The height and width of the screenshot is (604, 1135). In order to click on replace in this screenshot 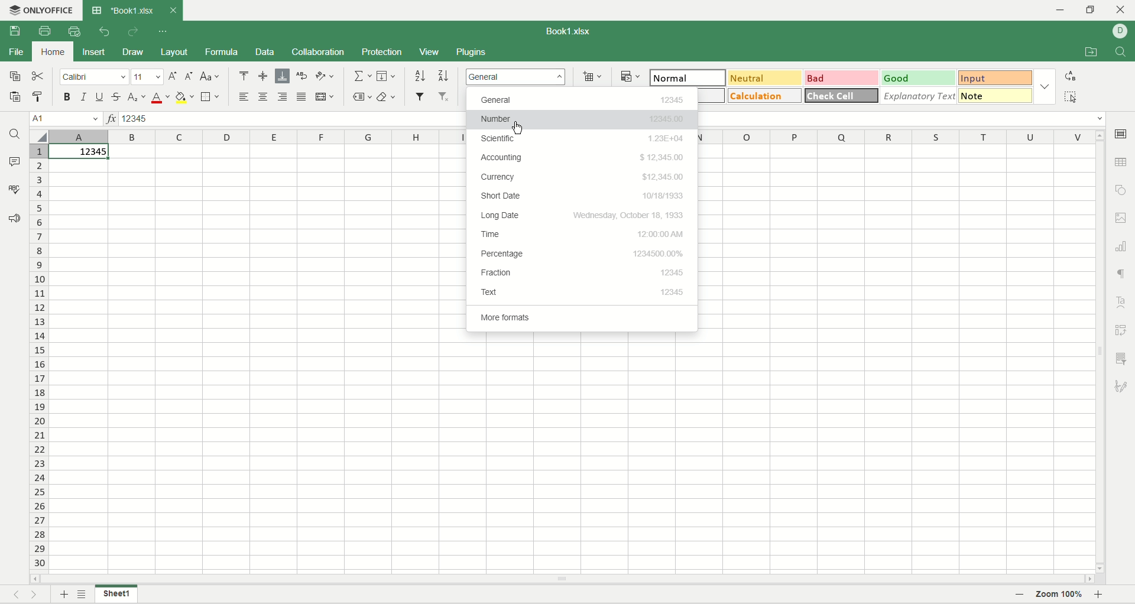, I will do `click(1070, 76)`.